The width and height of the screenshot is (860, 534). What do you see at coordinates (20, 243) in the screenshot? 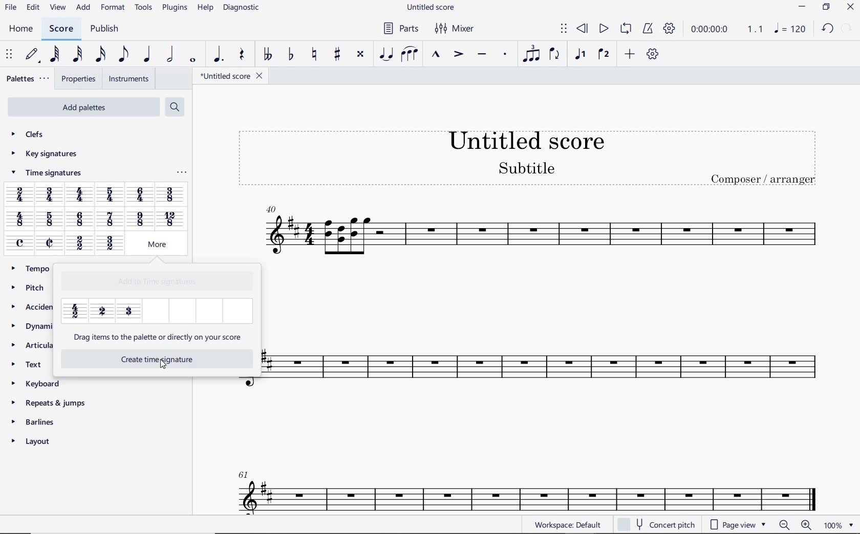
I see `common time` at bounding box center [20, 243].